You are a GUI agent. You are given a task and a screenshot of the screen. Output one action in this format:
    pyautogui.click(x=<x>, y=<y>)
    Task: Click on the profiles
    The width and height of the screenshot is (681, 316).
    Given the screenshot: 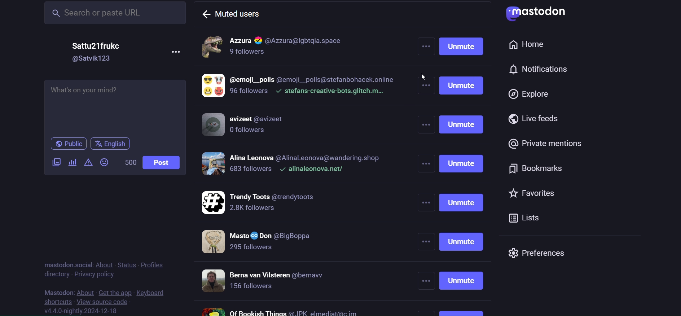 What is the action you would take?
    pyautogui.click(x=152, y=265)
    